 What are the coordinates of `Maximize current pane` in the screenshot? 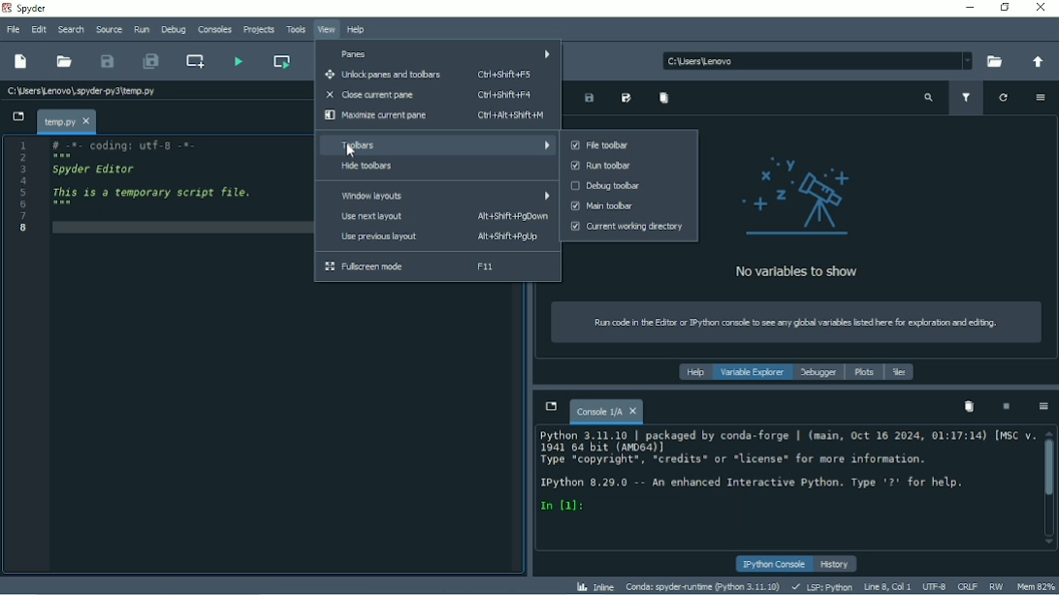 It's located at (435, 115).